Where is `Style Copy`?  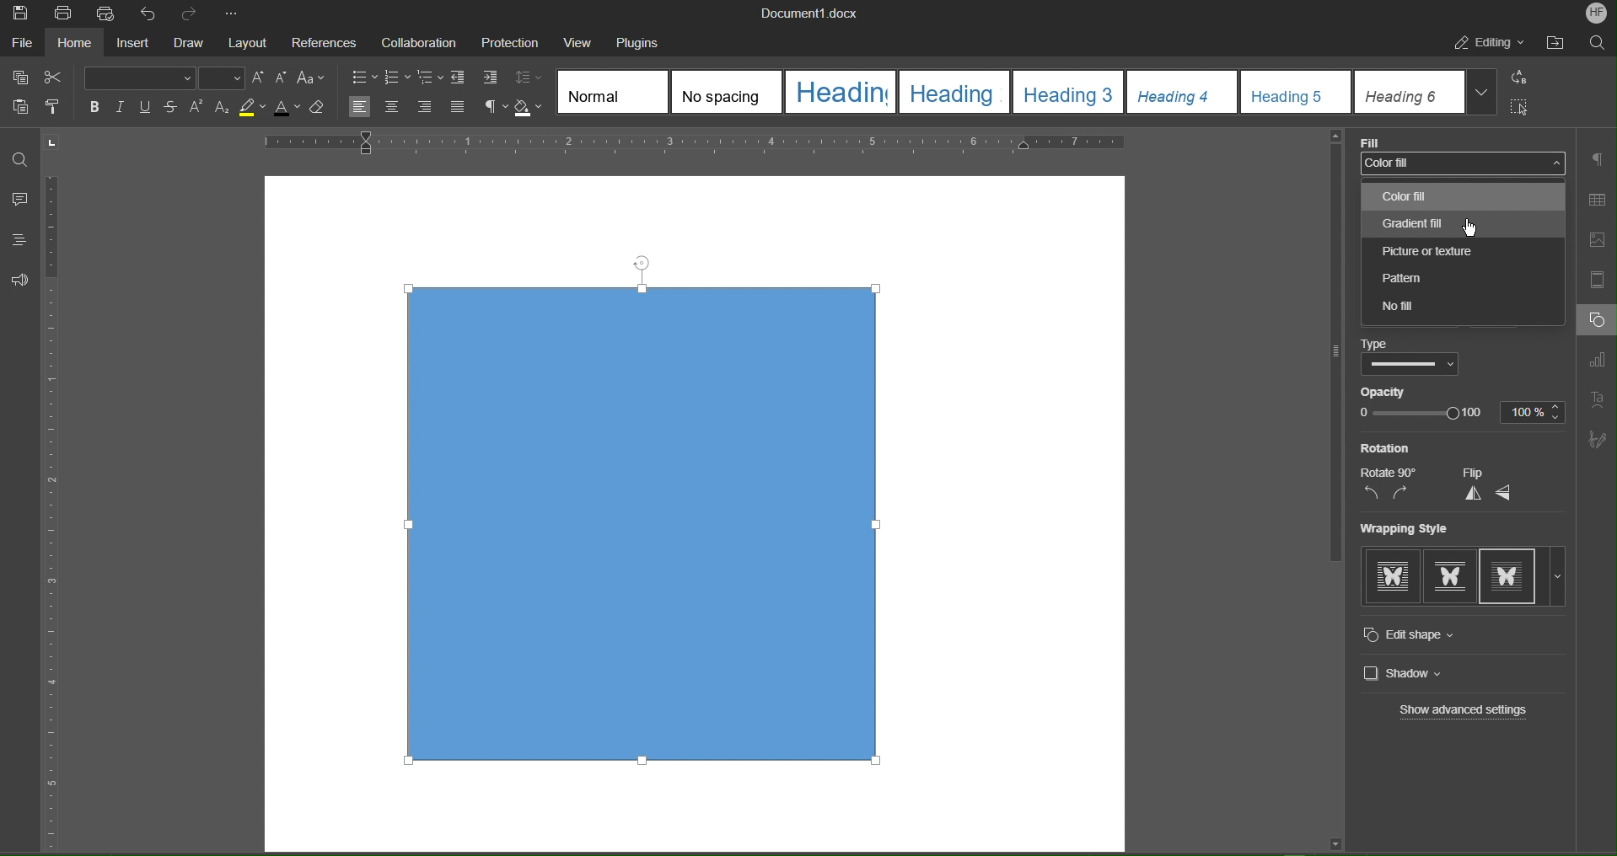
Style Copy is located at coordinates (56, 110).